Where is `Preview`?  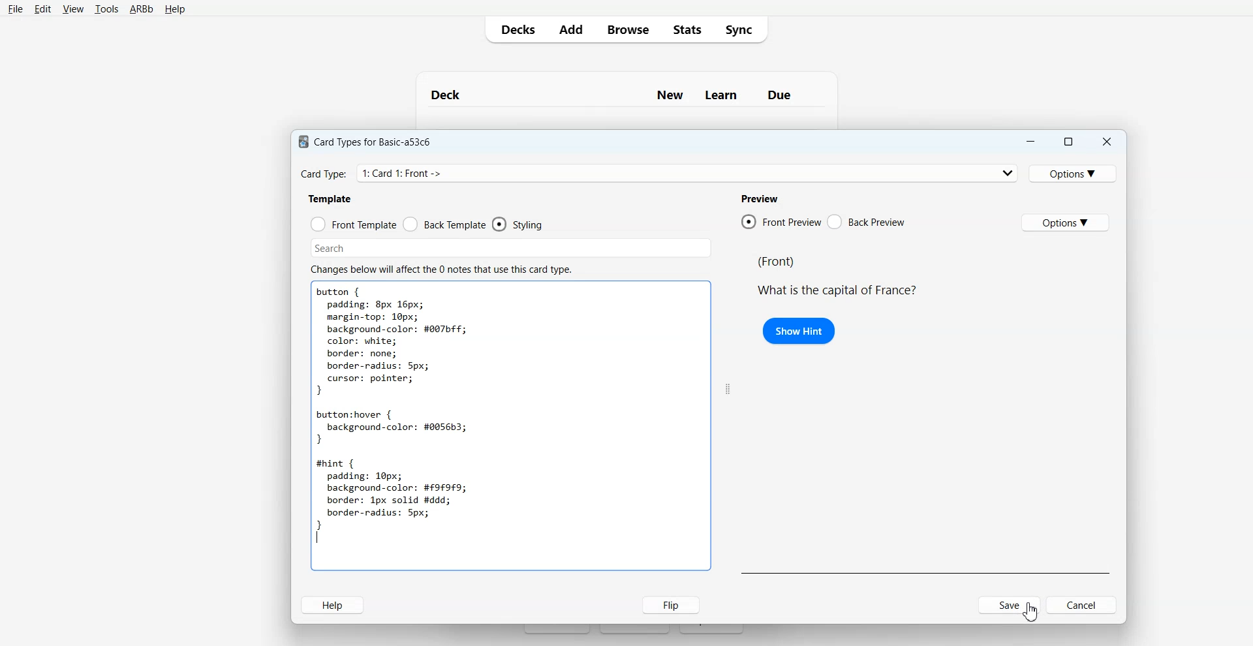 Preview is located at coordinates (759, 198).